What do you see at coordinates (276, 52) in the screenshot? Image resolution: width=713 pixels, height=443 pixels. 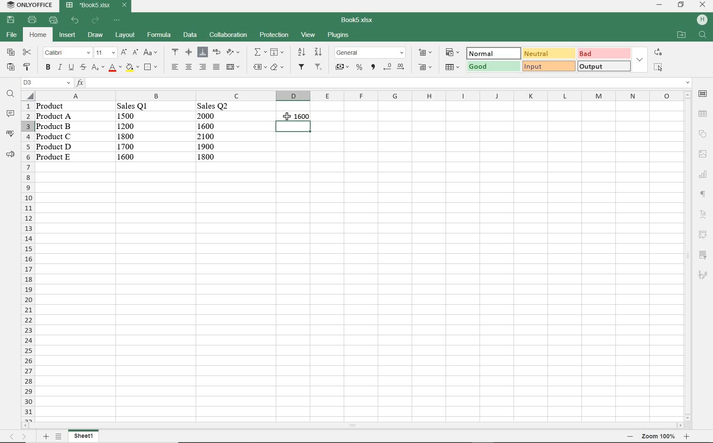 I see `fill` at bounding box center [276, 52].